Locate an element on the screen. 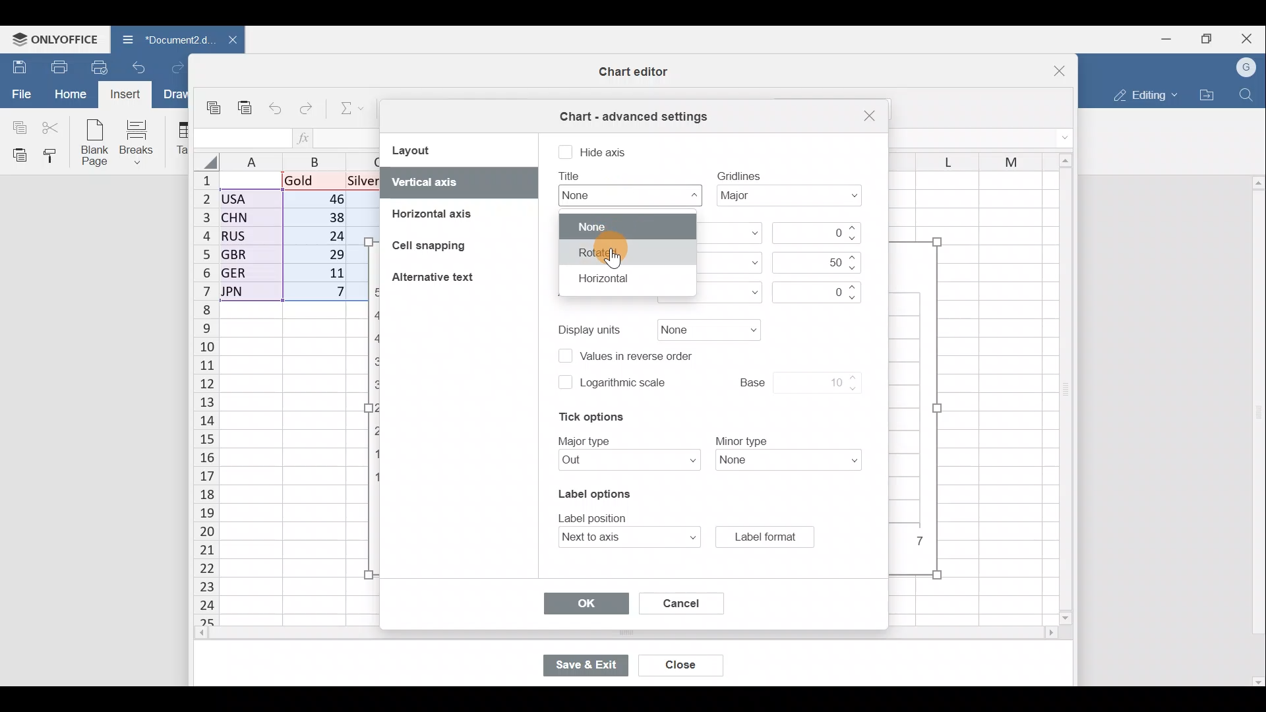 The height and width of the screenshot is (712, 1266). Account name is located at coordinates (1248, 66).